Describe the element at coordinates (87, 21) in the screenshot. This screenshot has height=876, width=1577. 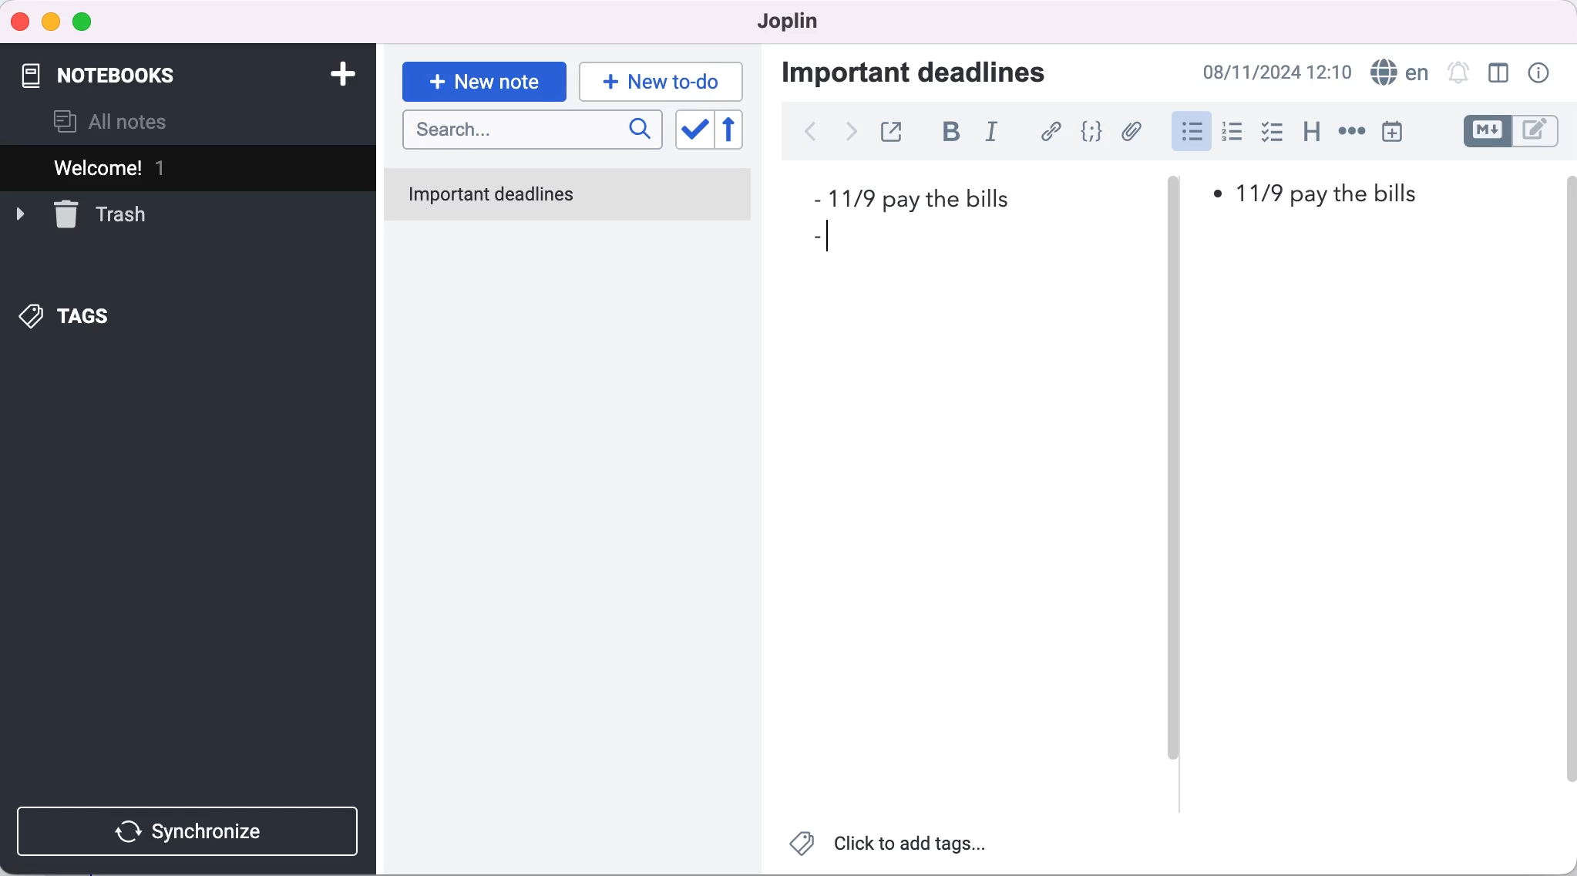
I see `maximize` at that location.